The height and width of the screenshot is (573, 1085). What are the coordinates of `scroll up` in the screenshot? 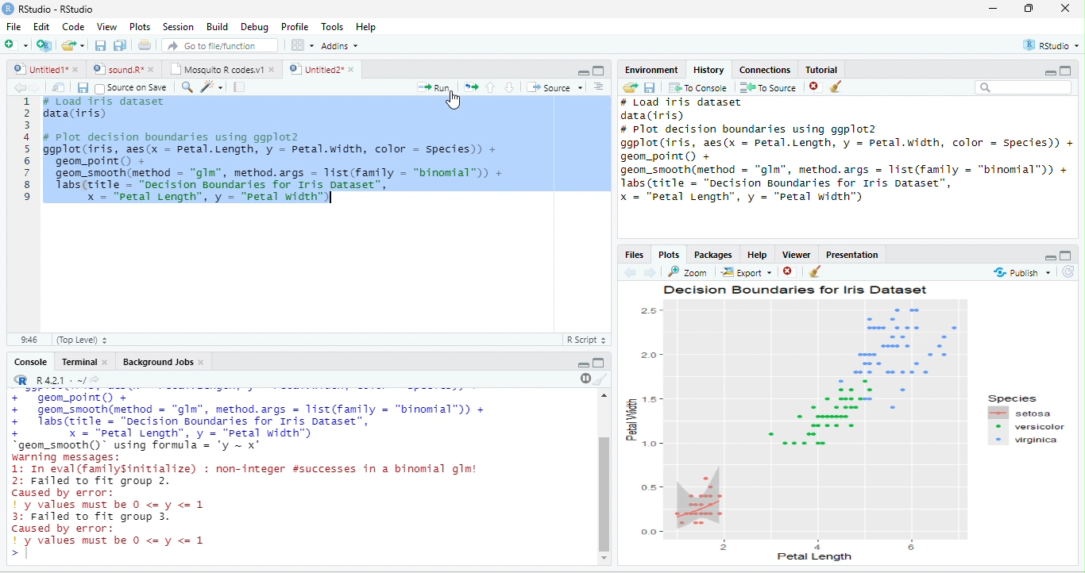 It's located at (604, 395).